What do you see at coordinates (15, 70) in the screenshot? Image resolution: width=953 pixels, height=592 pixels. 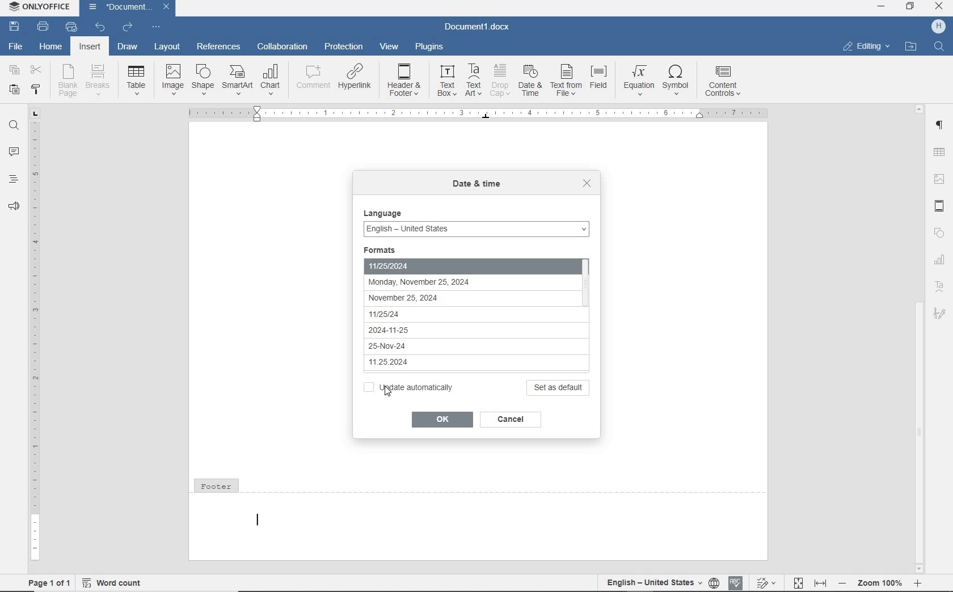 I see `copy` at bounding box center [15, 70].